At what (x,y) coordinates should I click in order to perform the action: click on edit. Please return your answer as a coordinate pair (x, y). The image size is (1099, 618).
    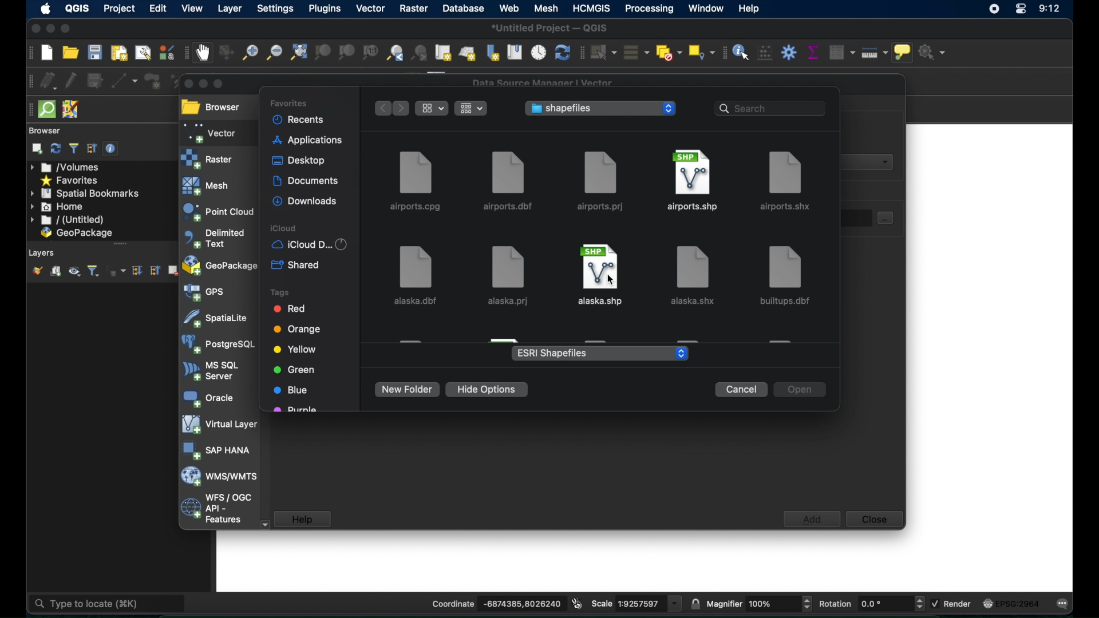
    Looking at the image, I should click on (159, 8).